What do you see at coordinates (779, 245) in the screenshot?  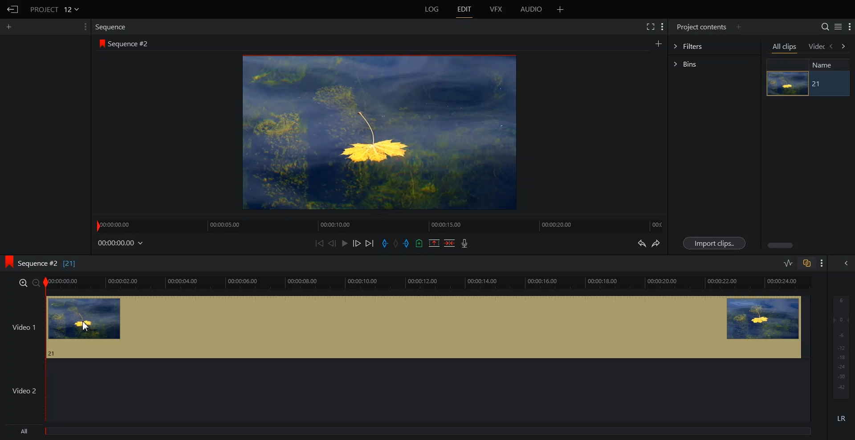 I see `Horizontal Scroll bar` at bounding box center [779, 245].